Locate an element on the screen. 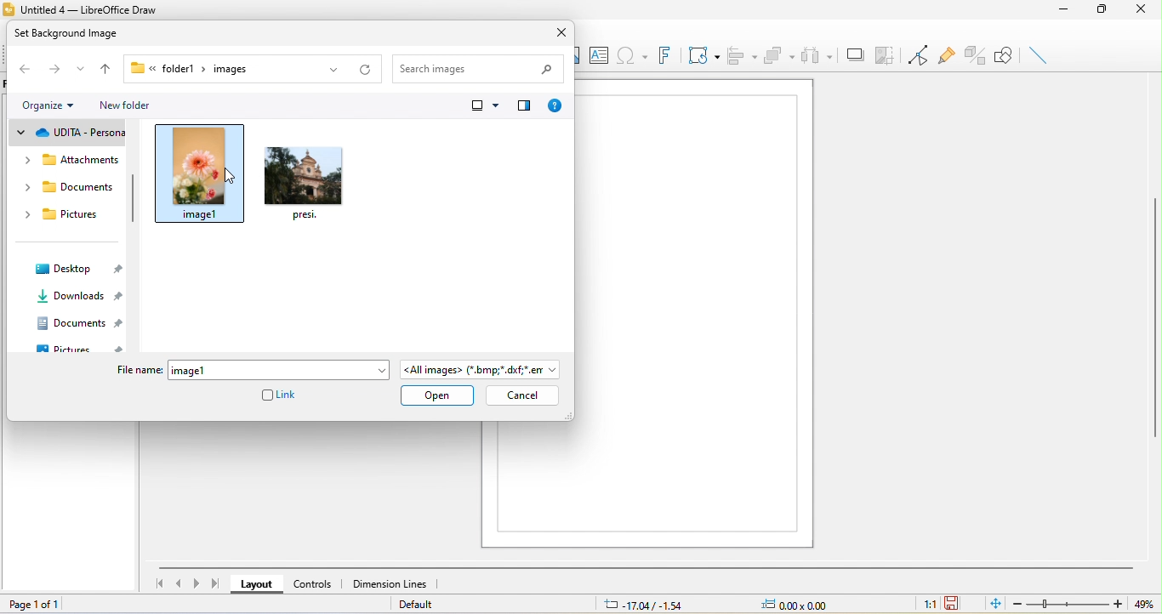 Image resolution: width=1162 pixels, height=614 pixels. pictures is located at coordinates (77, 351).